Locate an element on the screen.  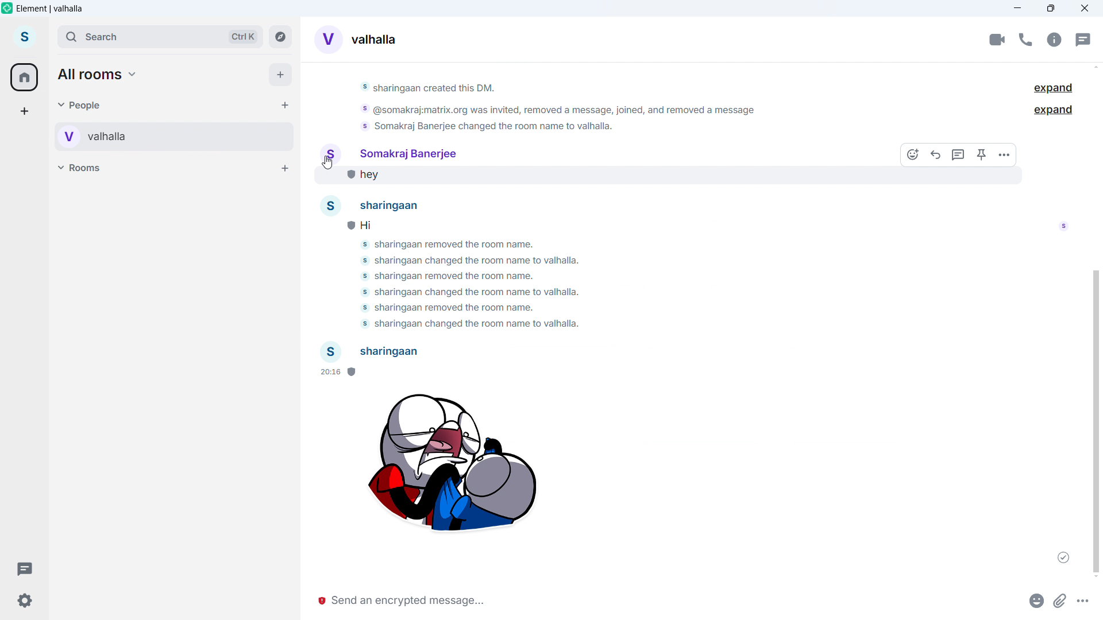
somakraj banerjee removed the room name is located at coordinates (449, 309).